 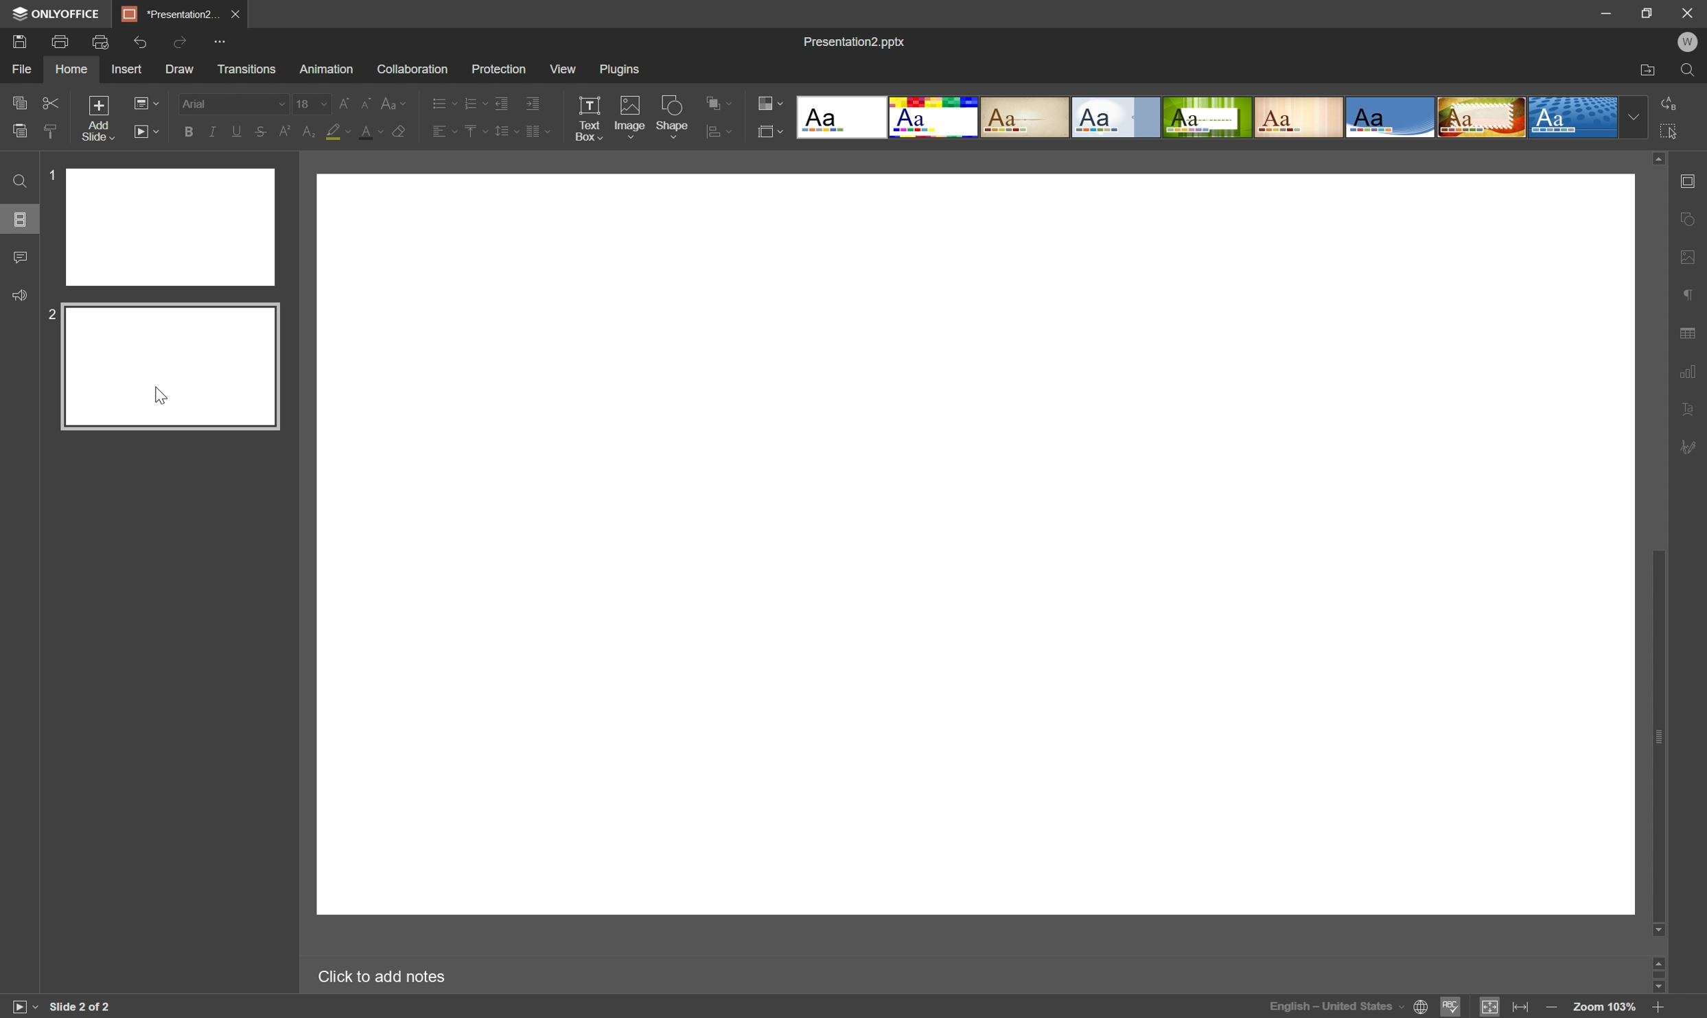 What do you see at coordinates (1686, 11) in the screenshot?
I see `Close` at bounding box center [1686, 11].